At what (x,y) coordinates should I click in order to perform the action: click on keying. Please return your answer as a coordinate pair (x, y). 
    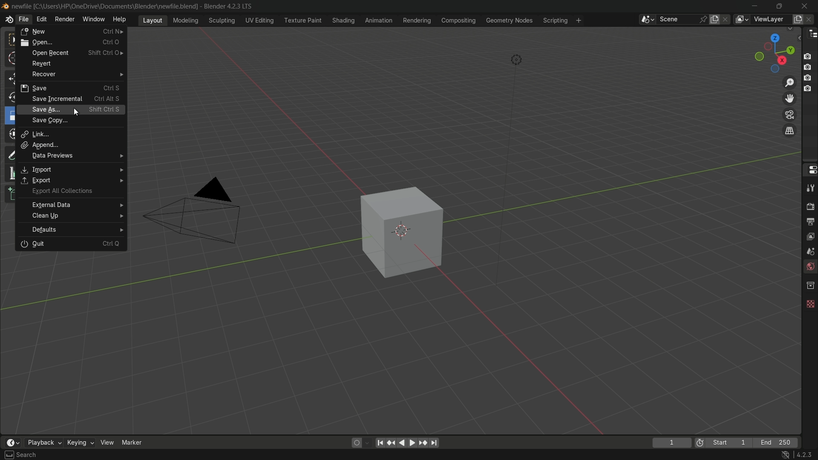
    Looking at the image, I should click on (80, 443).